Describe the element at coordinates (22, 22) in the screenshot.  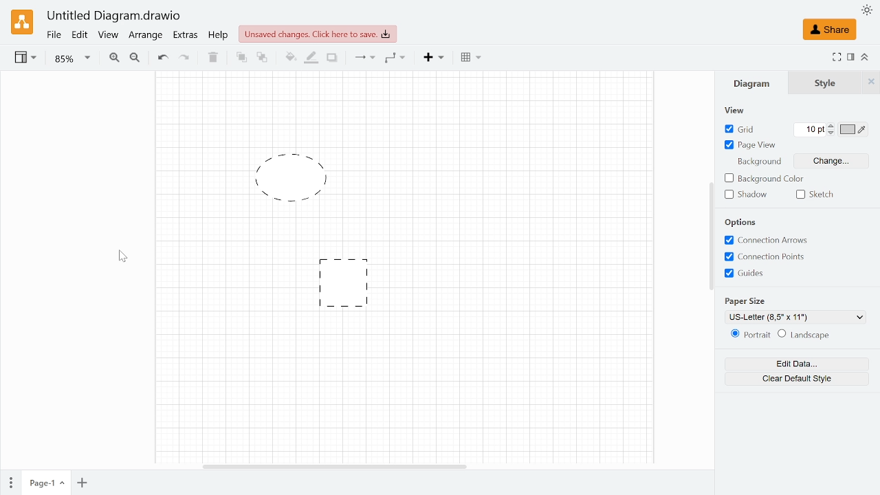
I see `Draw.io logo` at that location.